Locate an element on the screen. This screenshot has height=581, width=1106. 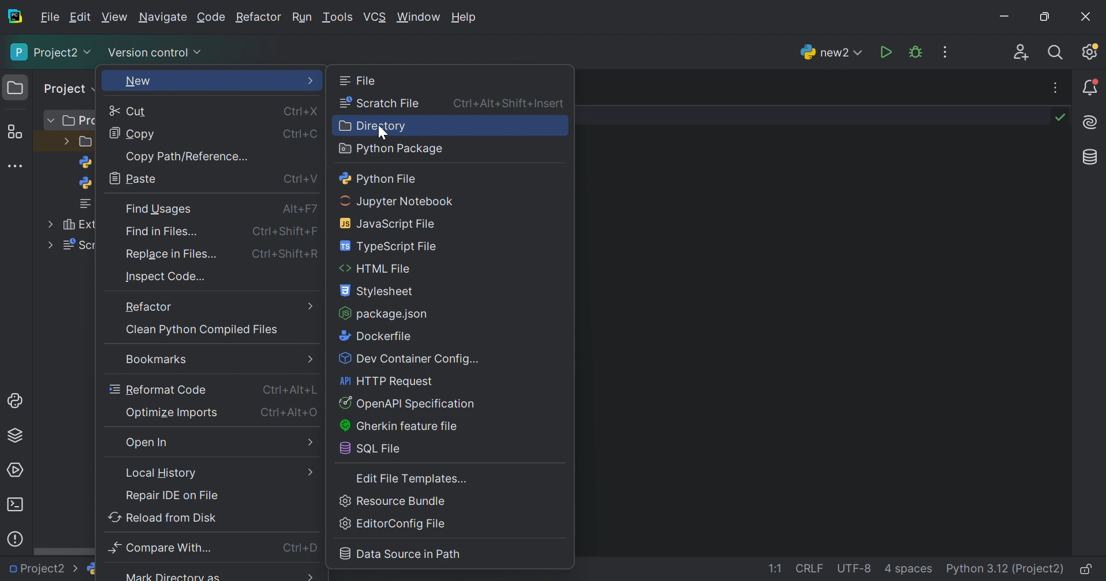
Ctrl+Alt+O is located at coordinates (290, 412).